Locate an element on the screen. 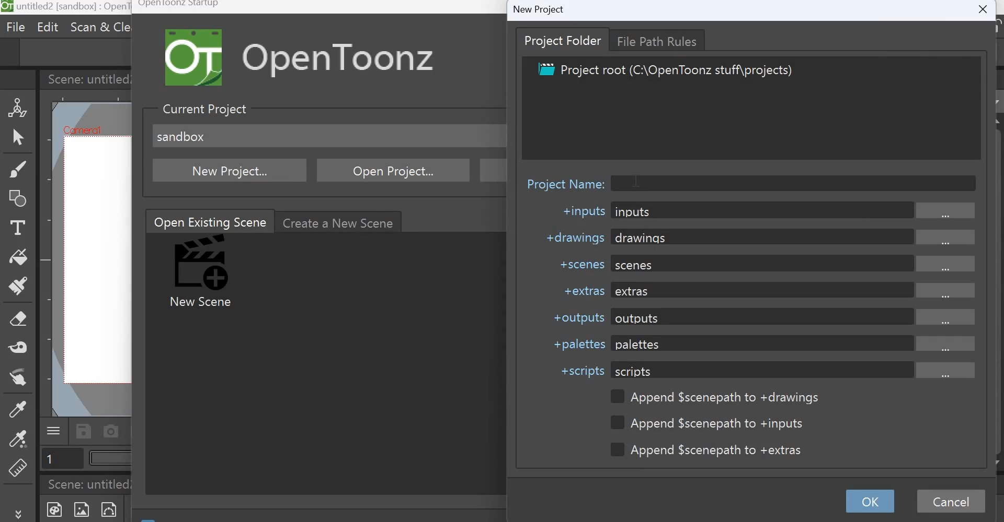 Image resolution: width=1004 pixels, height=522 pixels. New Raster Level is located at coordinates (85, 509).